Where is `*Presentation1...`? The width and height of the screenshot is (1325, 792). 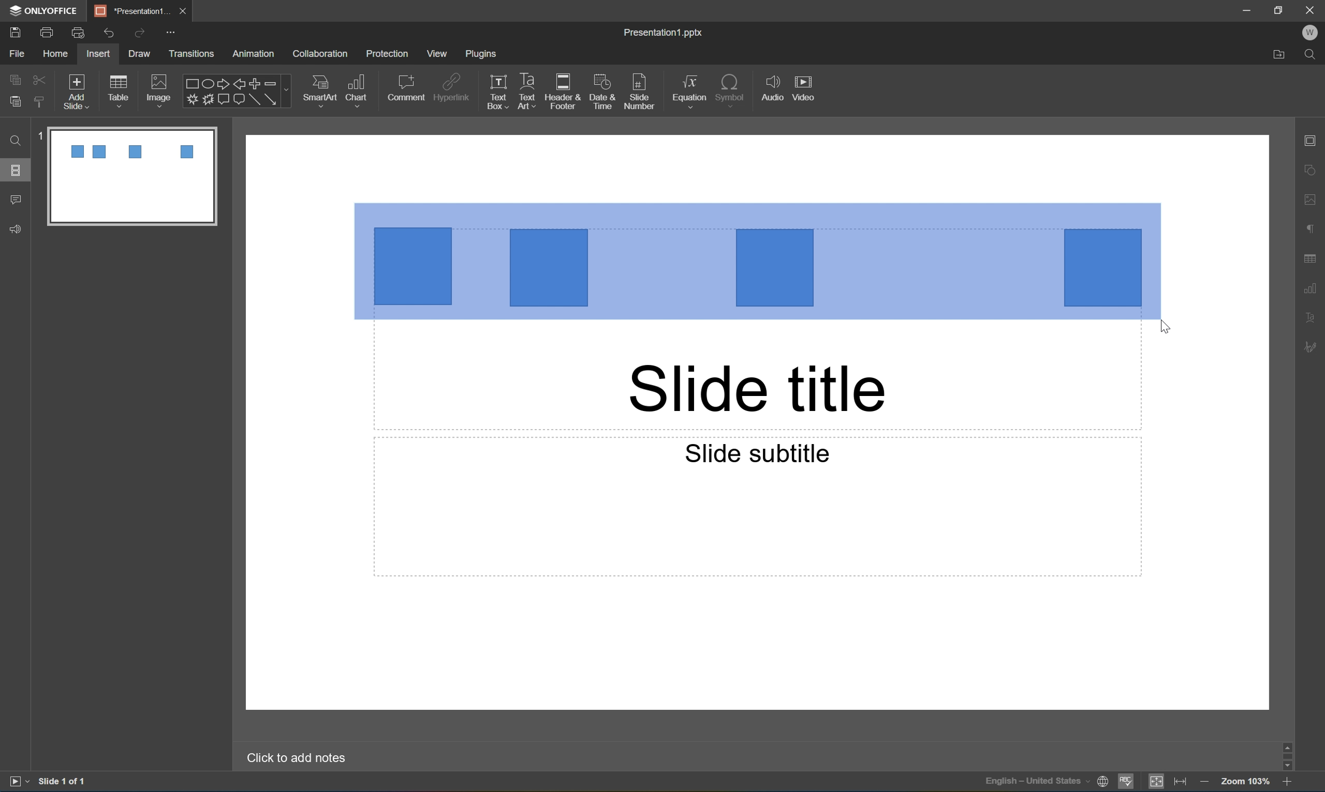
*Presentation1... is located at coordinates (134, 10).